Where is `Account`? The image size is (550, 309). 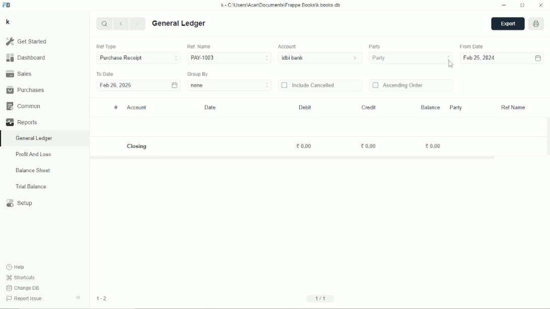 Account is located at coordinates (288, 47).